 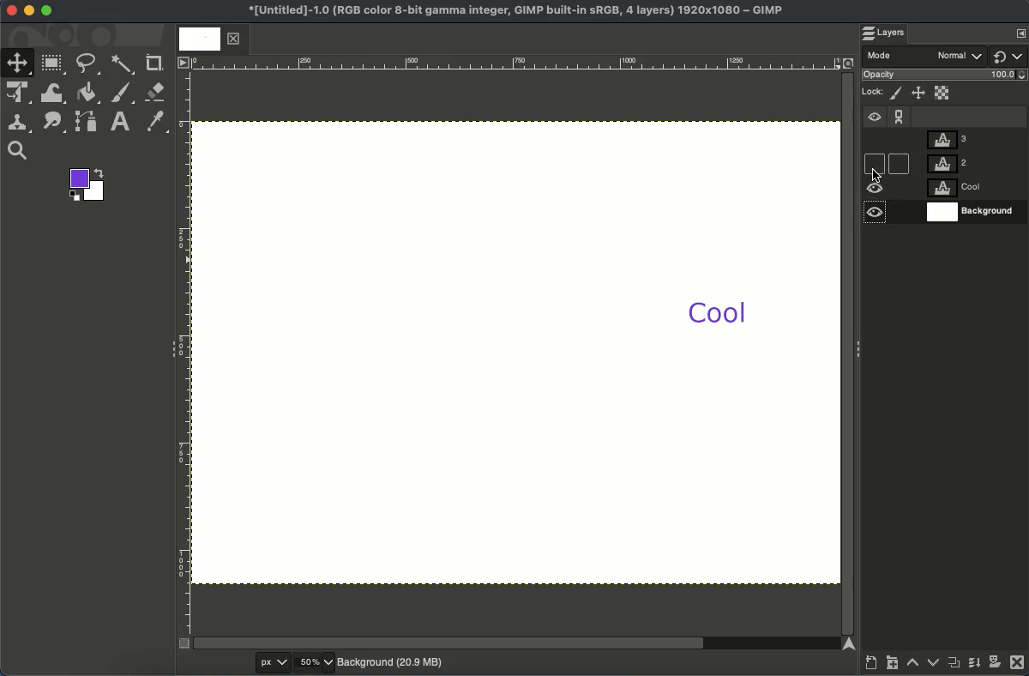 What do you see at coordinates (314, 662) in the screenshot?
I see `50%` at bounding box center [314, 662].